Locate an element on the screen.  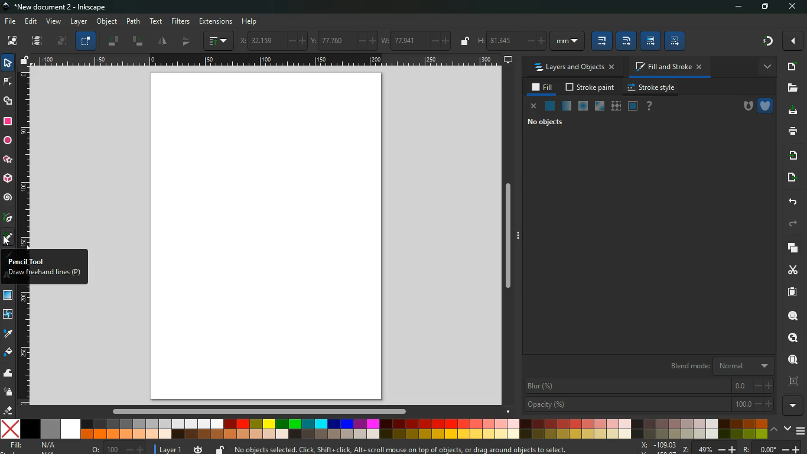
image is located at coordinates (60, 41).